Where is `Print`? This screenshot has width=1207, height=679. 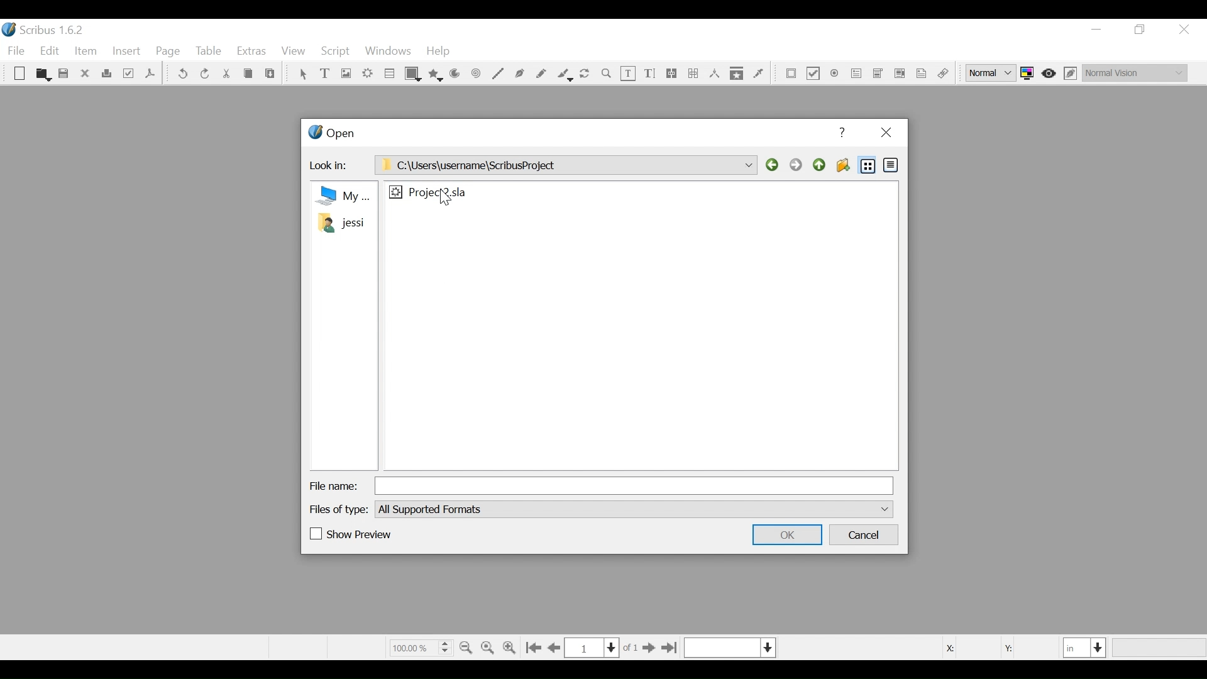
Print is located at coordinates (107, 74).